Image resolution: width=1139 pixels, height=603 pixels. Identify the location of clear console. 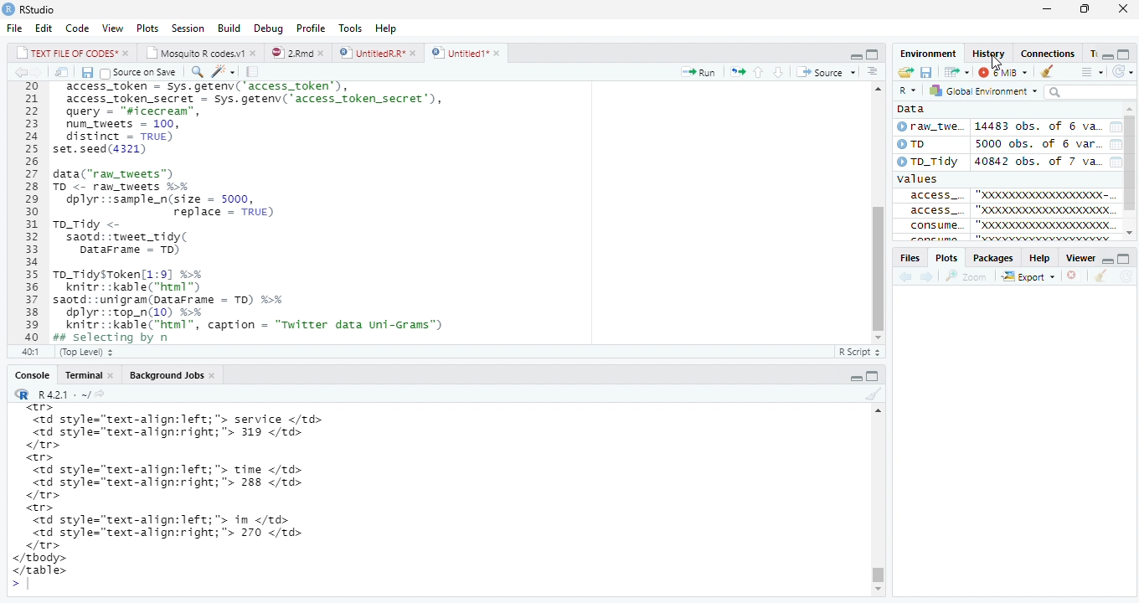
(1102, 276).